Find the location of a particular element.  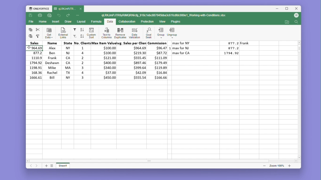

Goal seek is located at coordinates (148, 33).